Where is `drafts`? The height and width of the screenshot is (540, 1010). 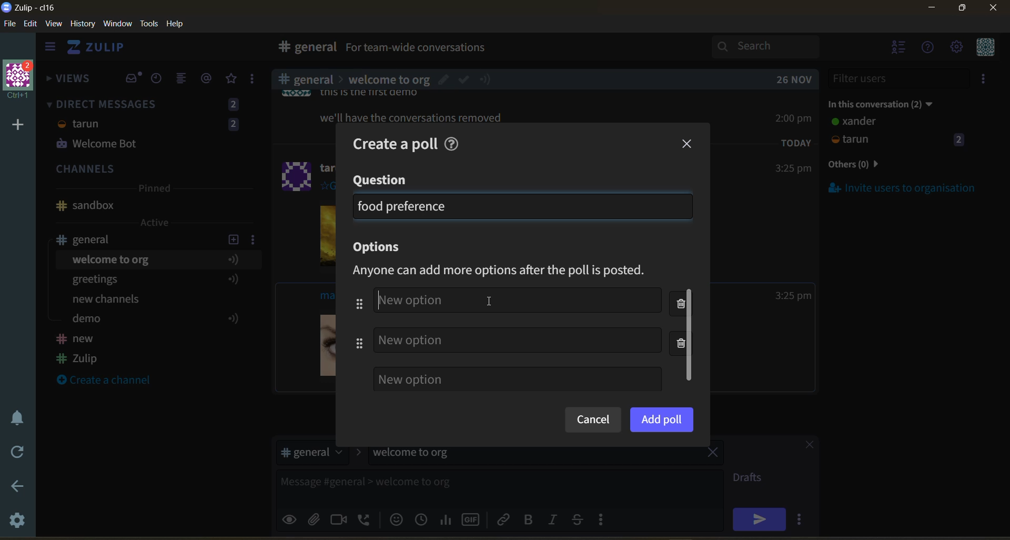 drafts is located at coordinates (751, 479).